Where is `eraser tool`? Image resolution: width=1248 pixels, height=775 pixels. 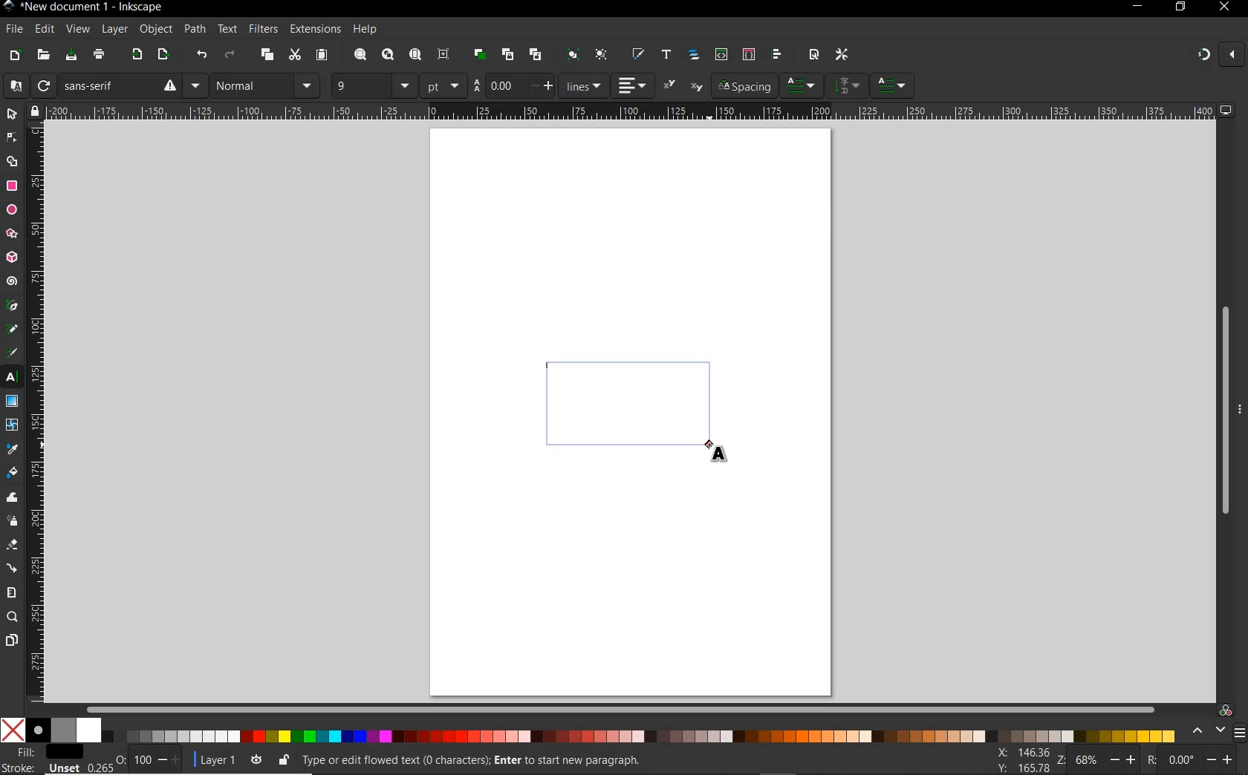 eraser tool is located at coordinates (13, 547).